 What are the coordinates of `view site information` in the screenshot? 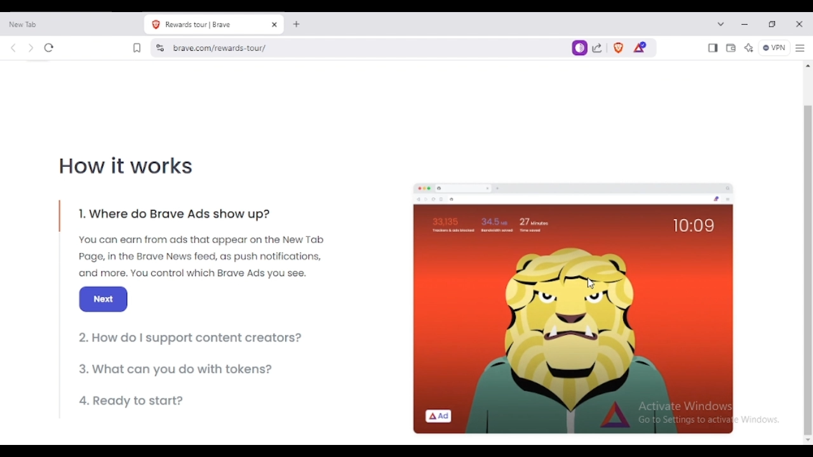 It's located at (161, 48).